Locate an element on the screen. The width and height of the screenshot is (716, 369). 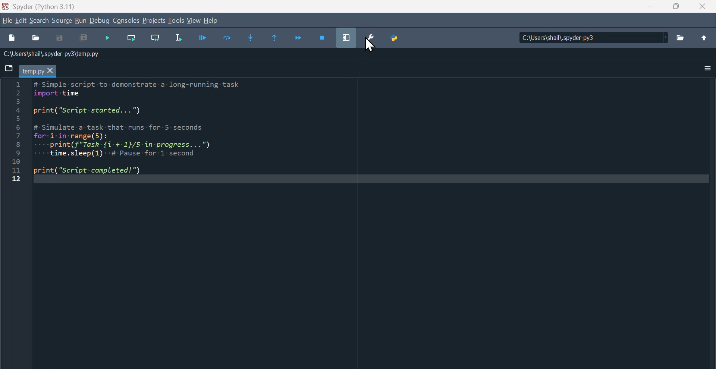
save all is located at coordinates (83, 38).